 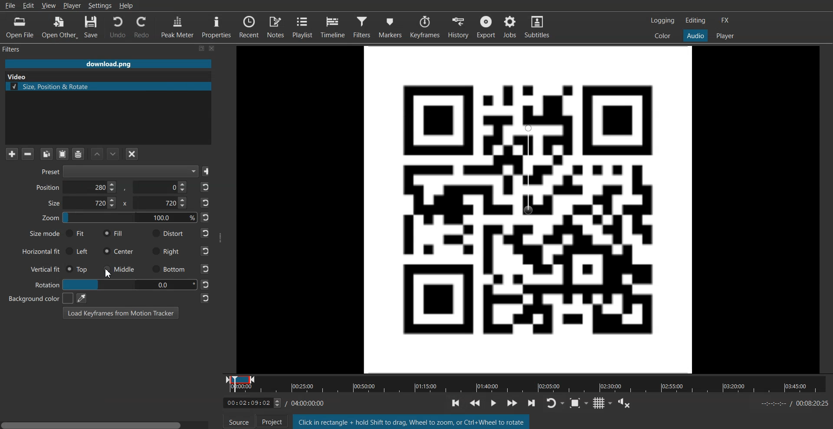 What do you see at coordinates (27, 154) in the screenshot?
I see `Remove selected Filter` at bounding box center [27, 154].